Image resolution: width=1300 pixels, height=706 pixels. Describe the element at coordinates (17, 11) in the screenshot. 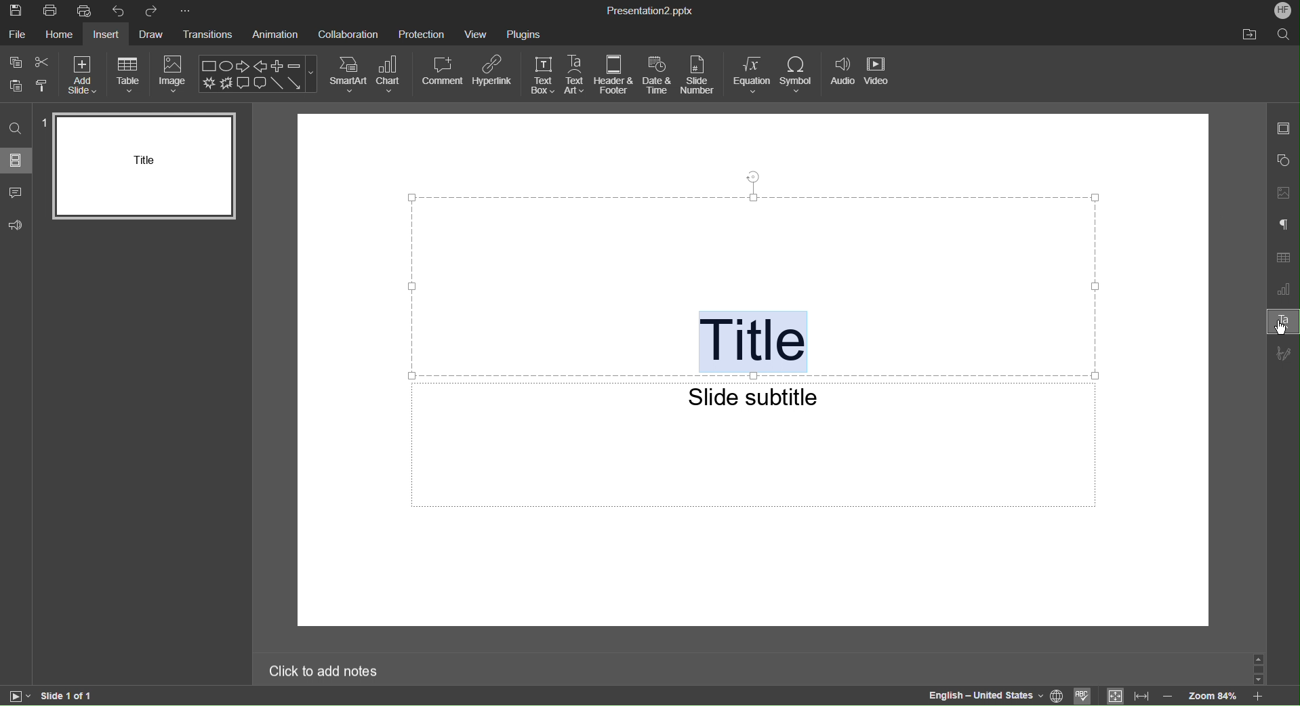

I see `Save` at that location.